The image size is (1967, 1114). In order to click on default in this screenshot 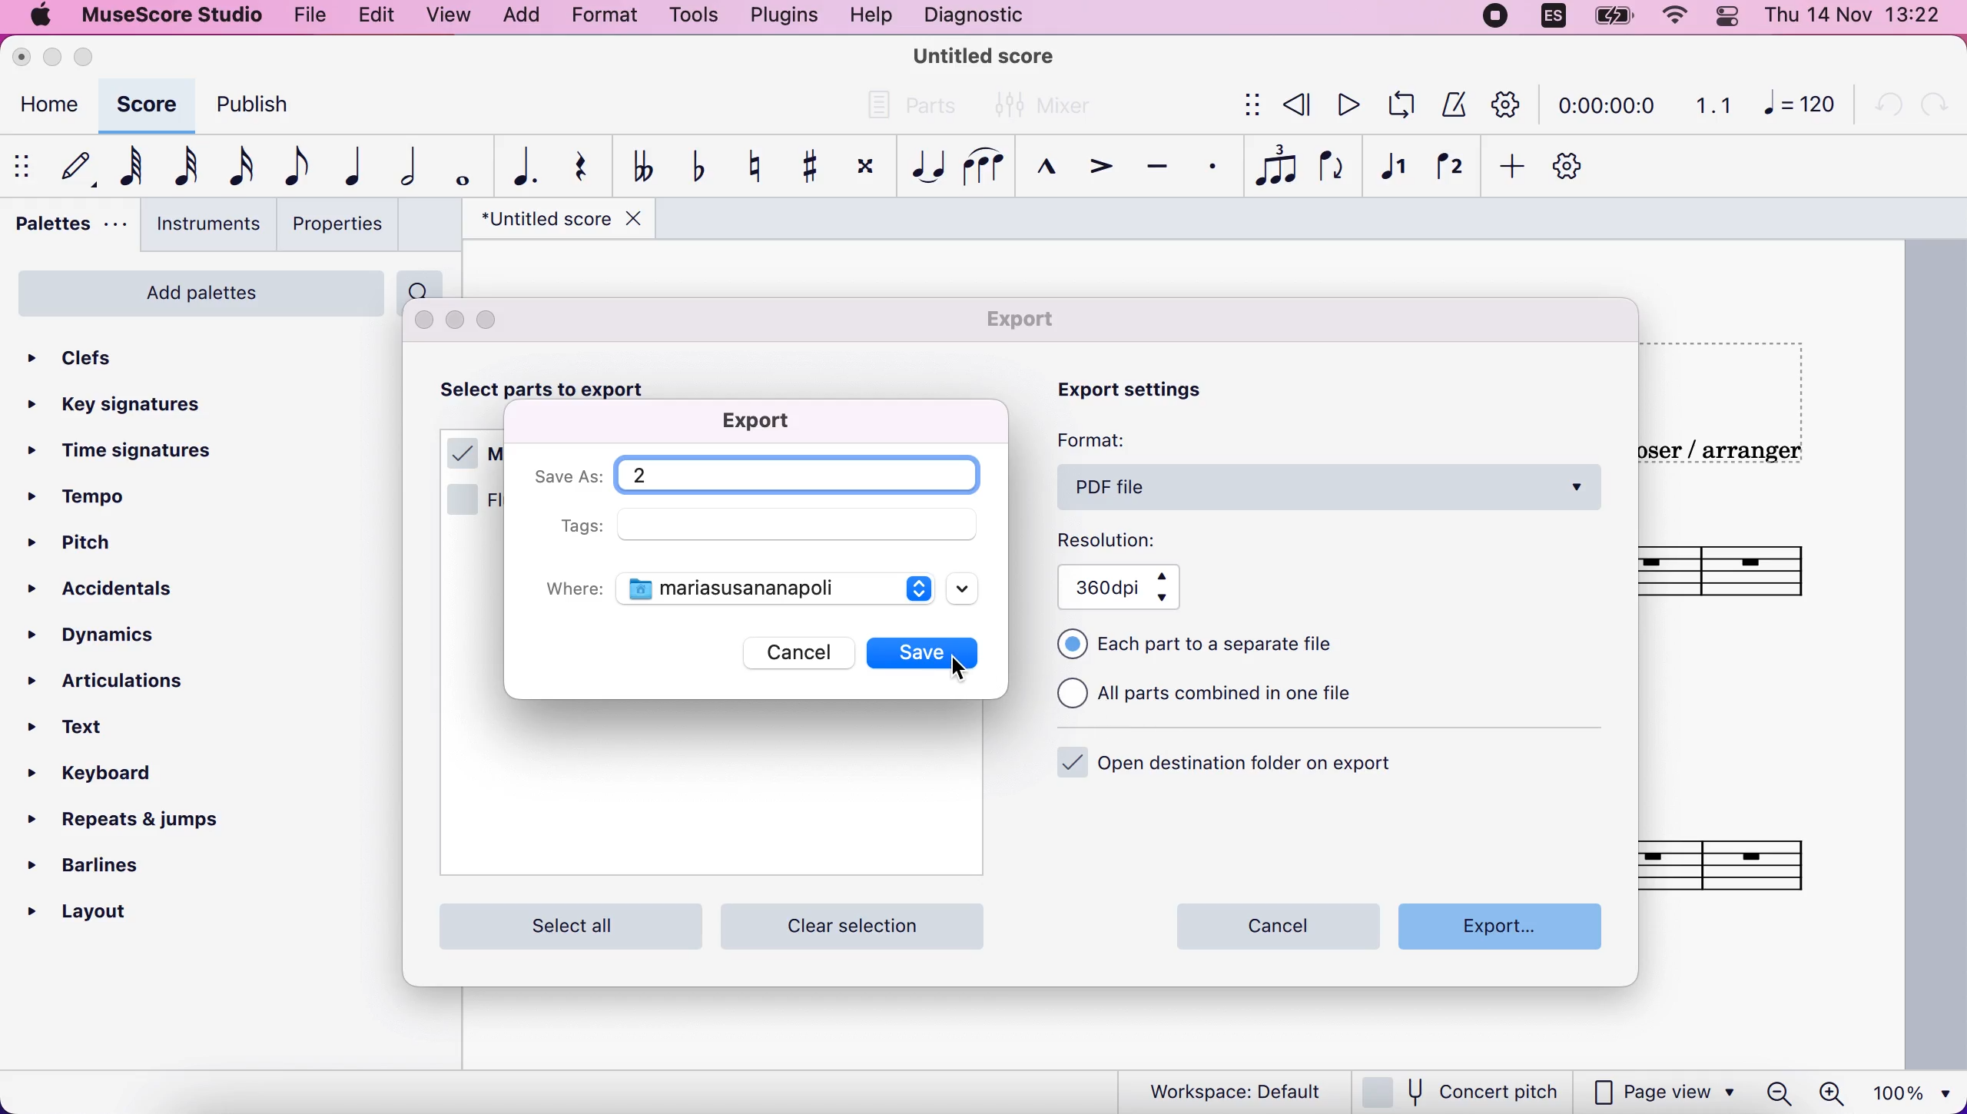, I will do `click(72, 165)`.